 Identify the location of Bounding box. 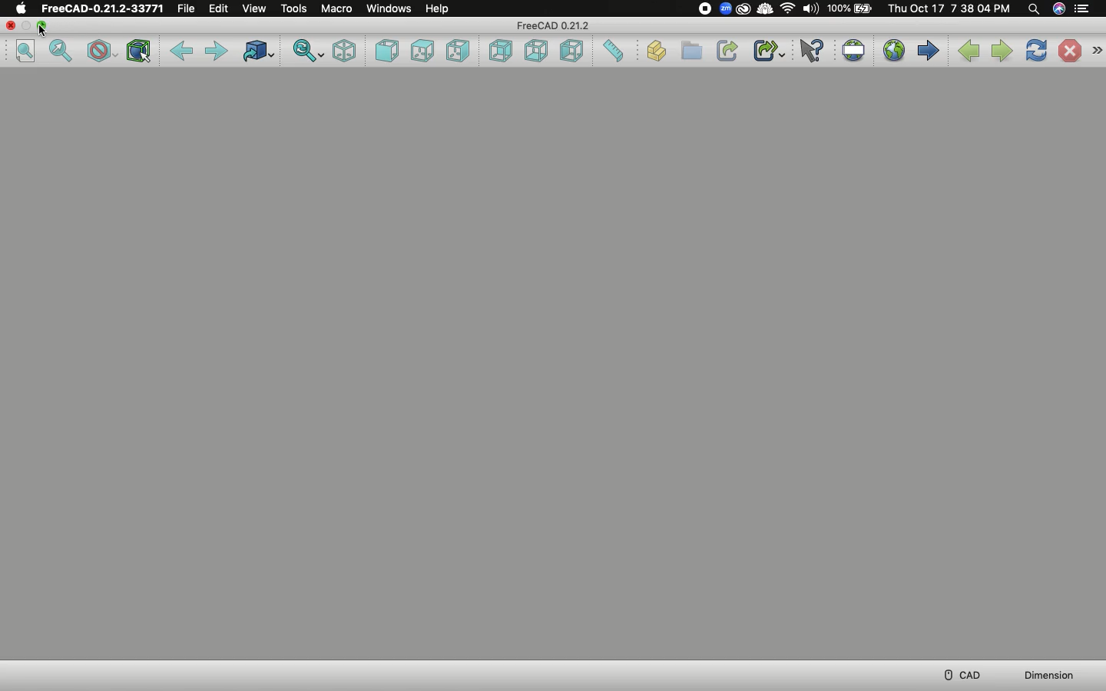
(139, 51).